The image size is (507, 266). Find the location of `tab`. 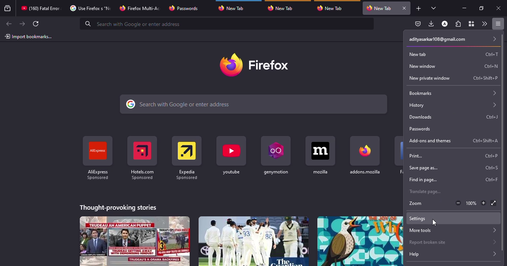

tab is located at coordinates (282, 8).